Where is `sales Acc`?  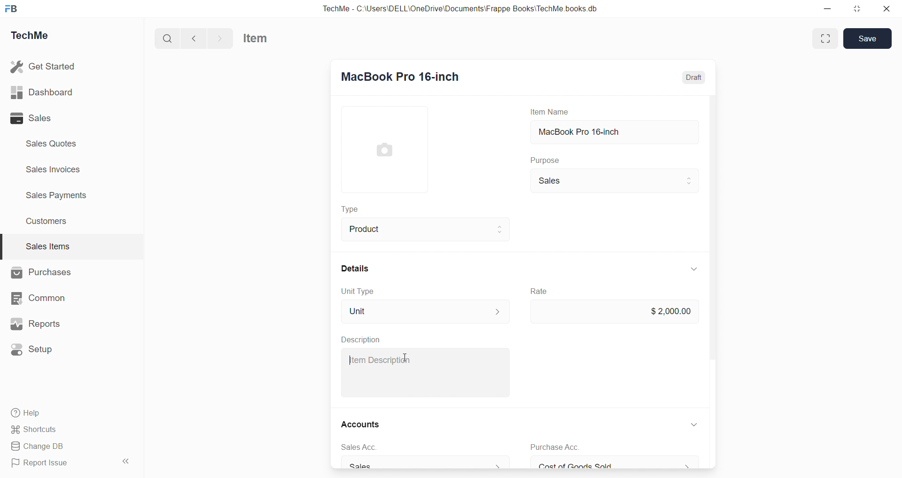
sales Acc is located at coordinates (358, 447).